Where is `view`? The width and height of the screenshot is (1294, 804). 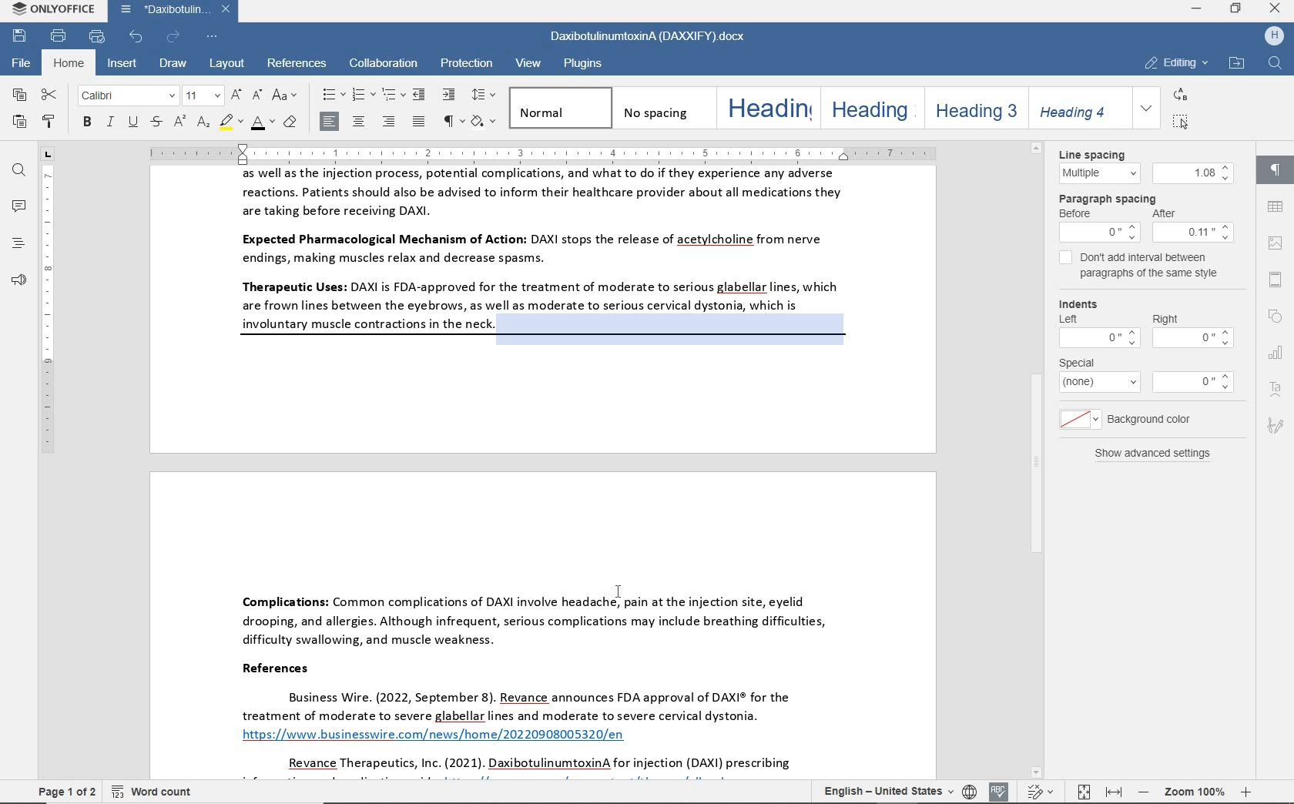
view is located at coordinates (530, 65).